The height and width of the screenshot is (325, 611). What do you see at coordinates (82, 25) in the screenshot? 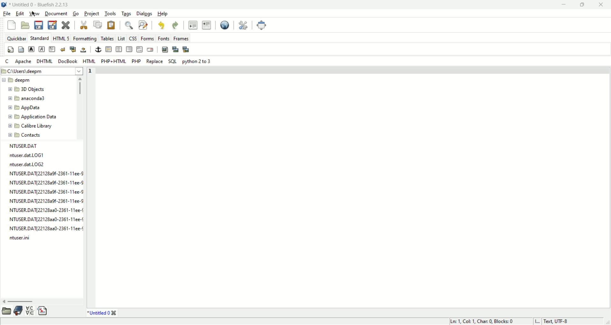
I see `cut` at bounding box center [82, 25].